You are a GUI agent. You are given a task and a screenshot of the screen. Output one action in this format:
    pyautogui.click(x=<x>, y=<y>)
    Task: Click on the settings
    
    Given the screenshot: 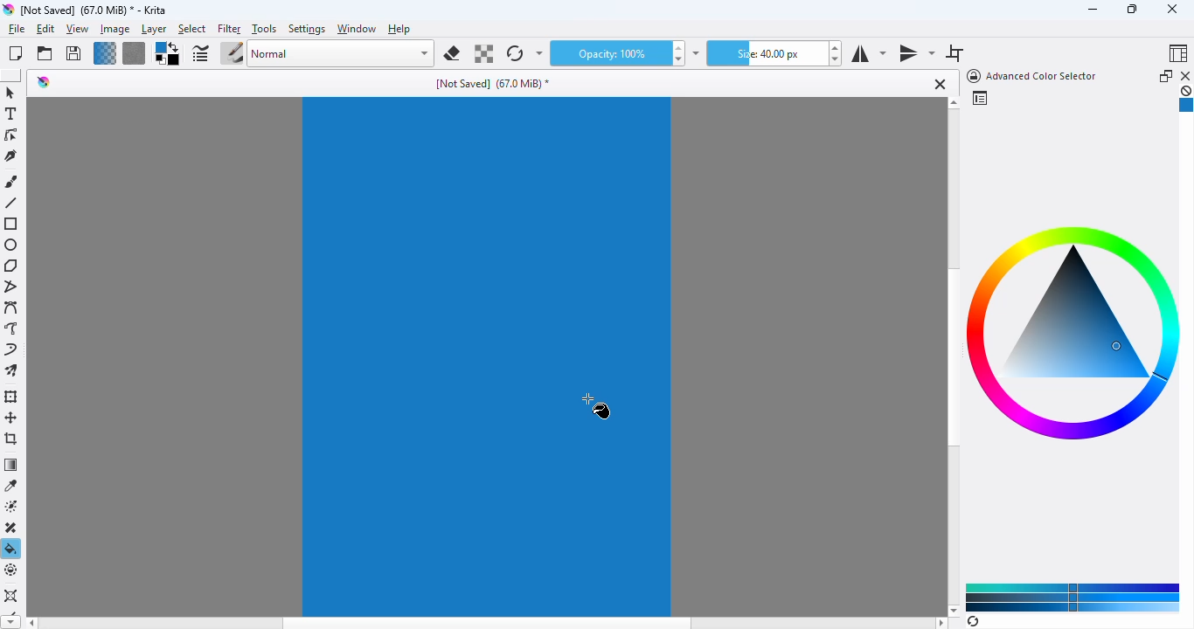 What is the action you would take?
    pyautogui.click(x=308, y=30)
    